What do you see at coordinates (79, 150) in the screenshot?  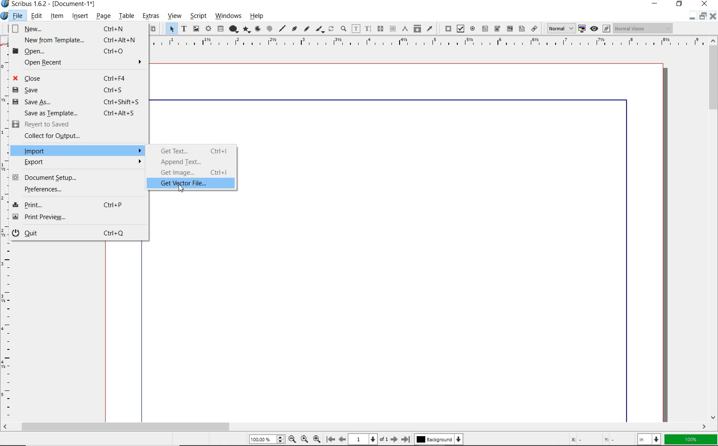 I see `Import` at bounding box center [79, 150].